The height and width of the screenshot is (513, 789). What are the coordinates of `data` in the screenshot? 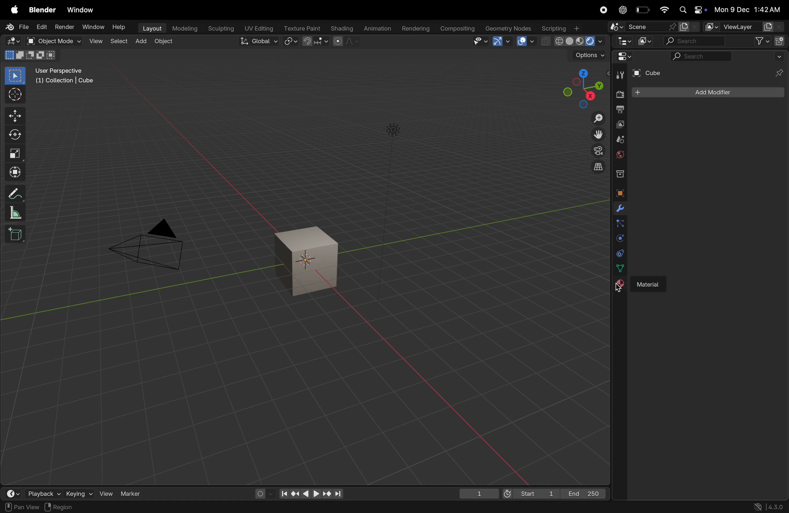 It's located at (621, 268).